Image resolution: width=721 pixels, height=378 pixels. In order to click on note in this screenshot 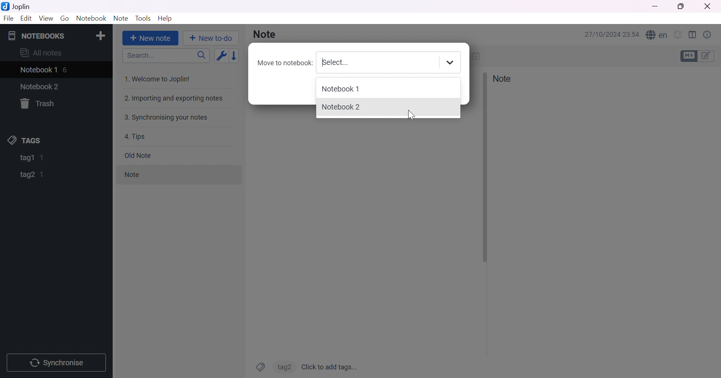, I will do `click(142, 175)`.